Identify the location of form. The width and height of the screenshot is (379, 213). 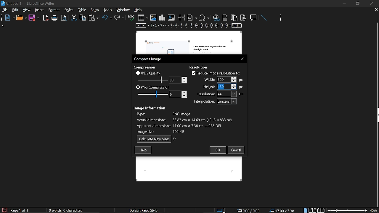
(108, 10).